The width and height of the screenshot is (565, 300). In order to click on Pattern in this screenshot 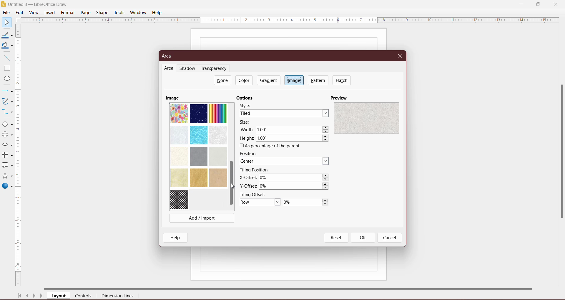, I will do `click(318, 80)`.